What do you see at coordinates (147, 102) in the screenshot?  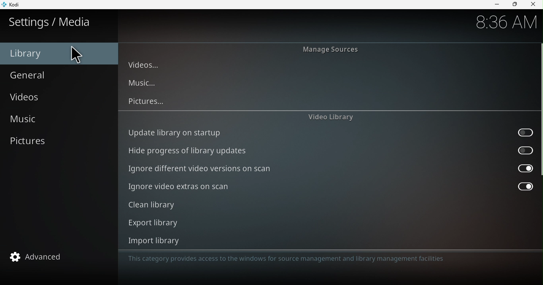 I see `Pictures` at bounding box center [147, 102].